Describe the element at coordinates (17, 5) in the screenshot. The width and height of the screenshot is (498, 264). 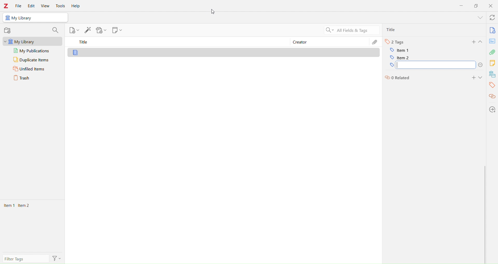
I see `File` at that location.